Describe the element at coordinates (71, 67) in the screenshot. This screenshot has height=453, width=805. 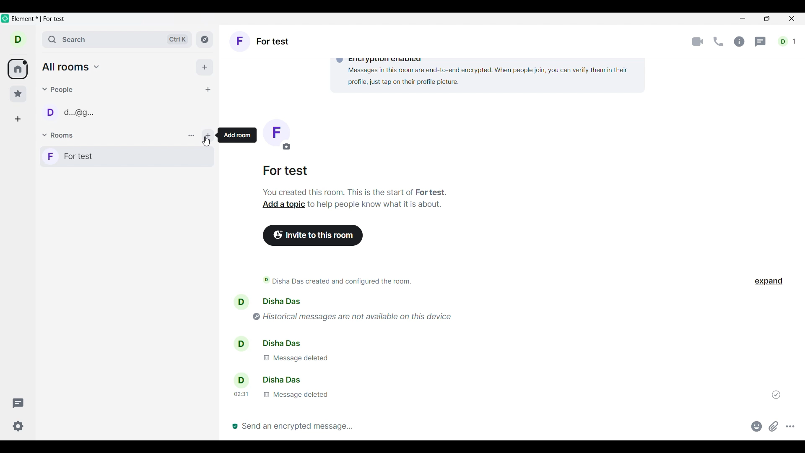
I see `All rooms` at that location.